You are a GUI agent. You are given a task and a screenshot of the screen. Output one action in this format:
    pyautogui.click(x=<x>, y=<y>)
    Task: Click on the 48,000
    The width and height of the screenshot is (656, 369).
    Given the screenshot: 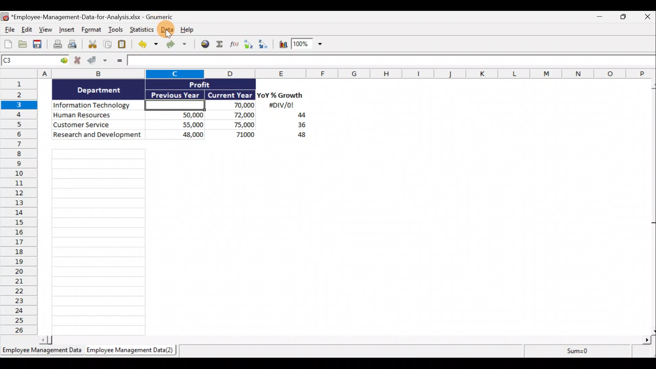 What is the action you would take?
    pyautogui.click(x=179, y=136)
    